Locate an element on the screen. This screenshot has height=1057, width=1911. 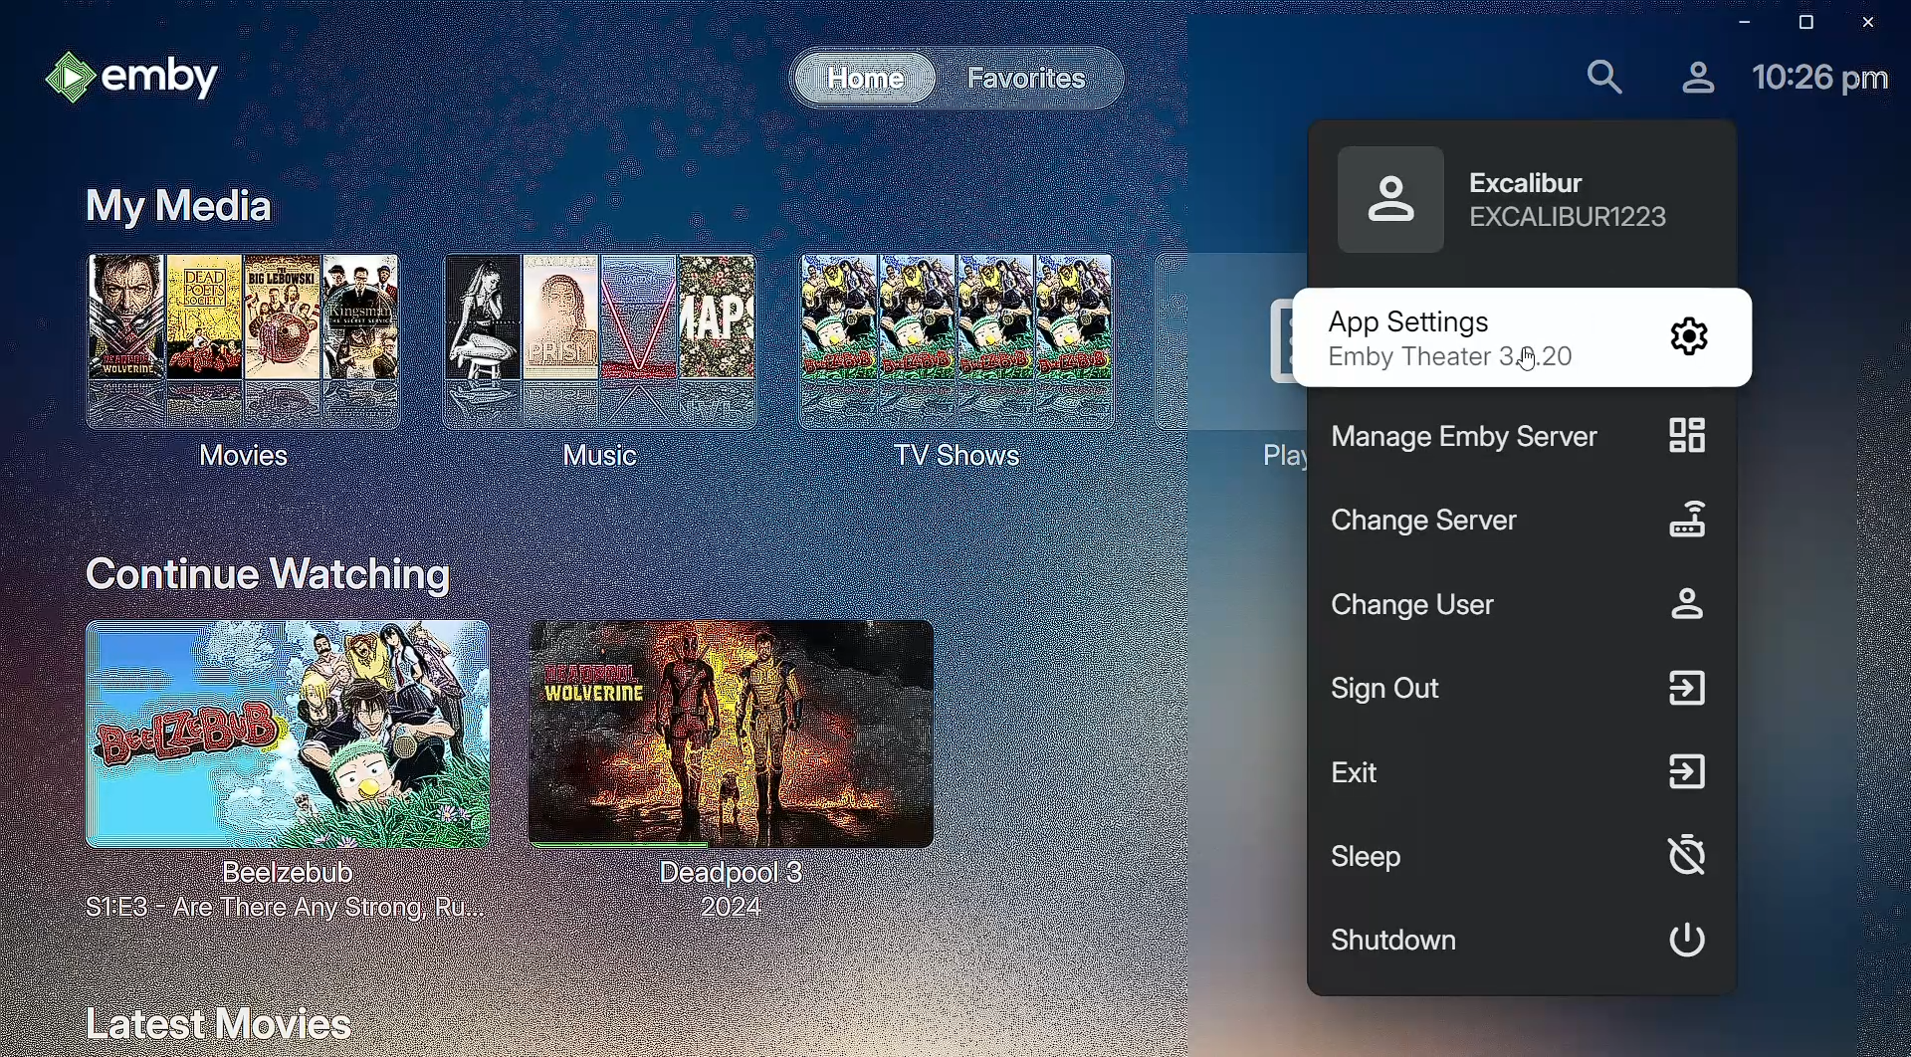
Favorites is located at coordinates (1025, 77).